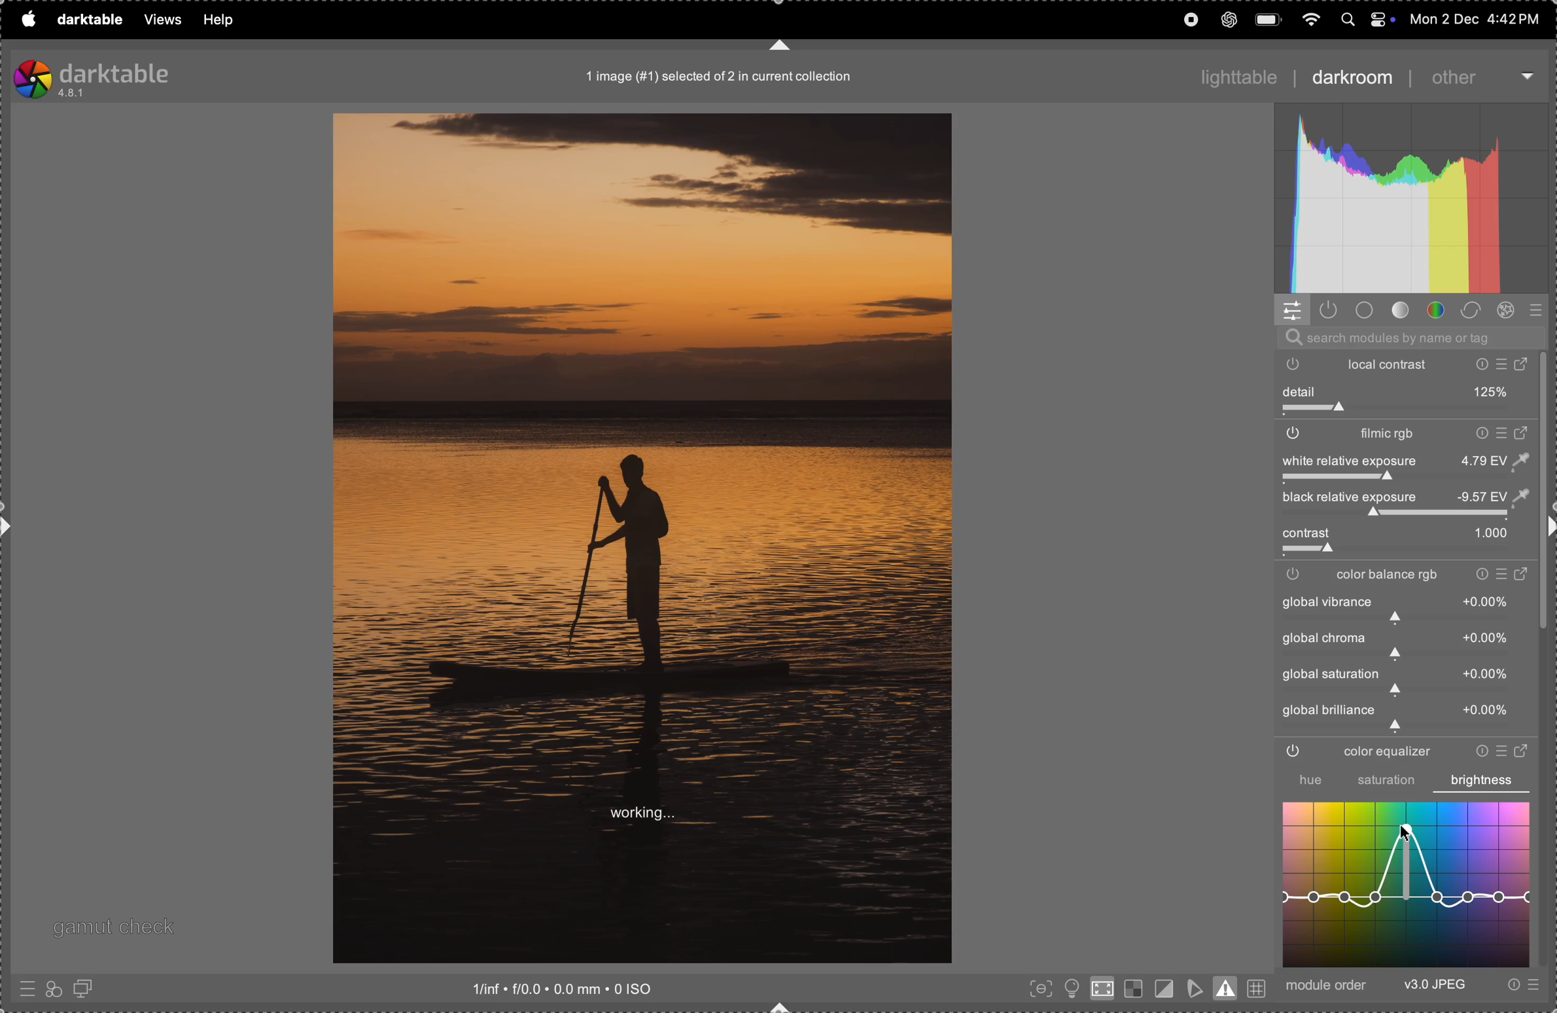 The image size is (1557, 1013). I want to click on color bar, so click(1411, 575).